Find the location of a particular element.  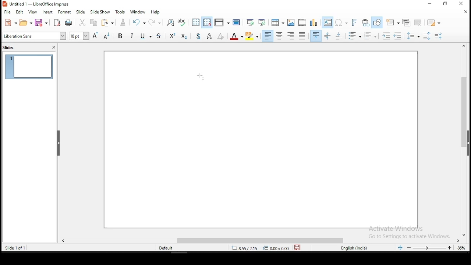

subscript is located at coordinates (185, 36).